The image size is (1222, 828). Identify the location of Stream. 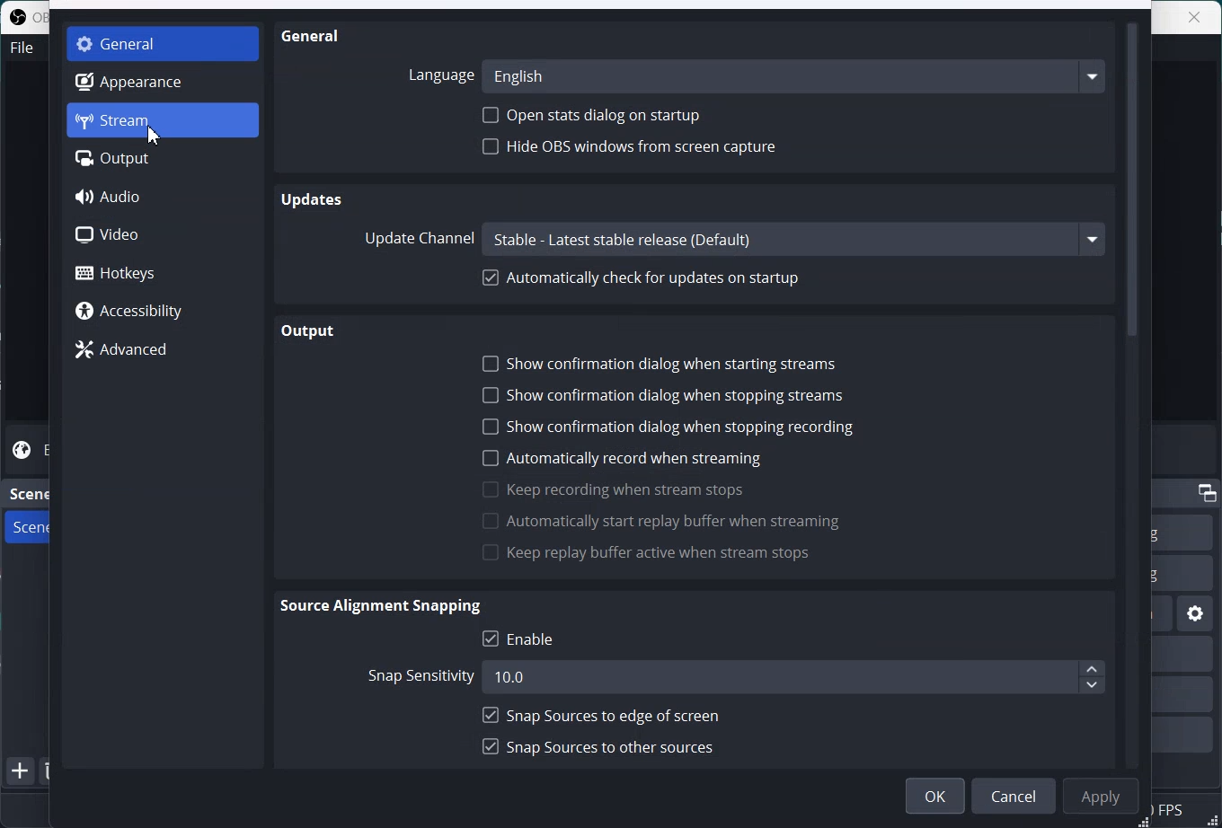
(163, 120).